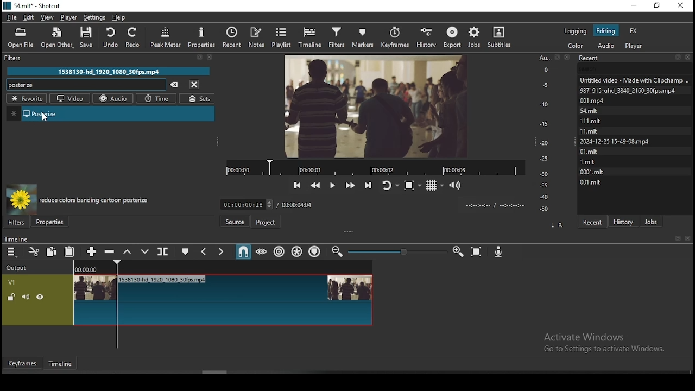 This screenshot has height=391, width=695. I want to click on video preview, so click(372, 107).